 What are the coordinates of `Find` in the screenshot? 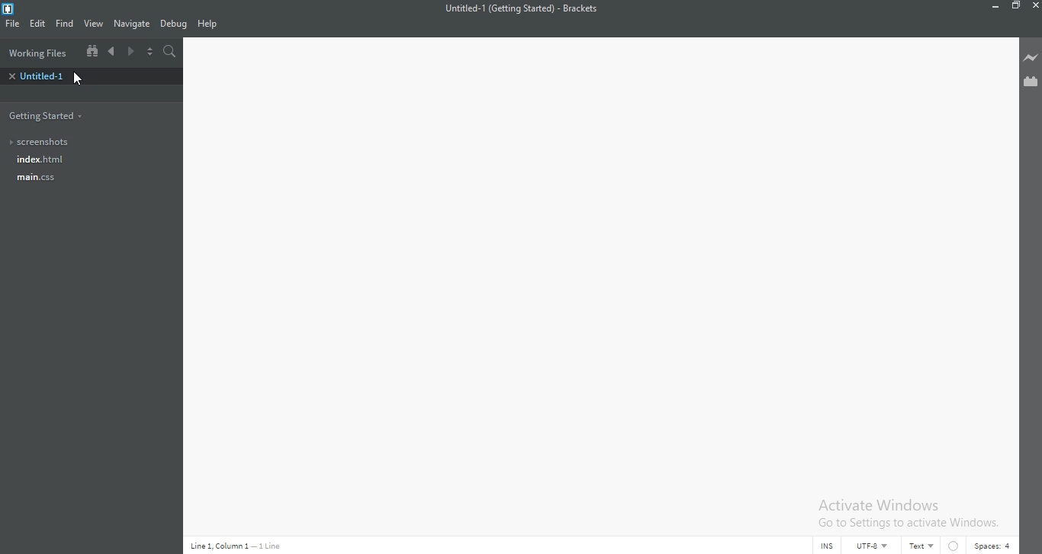 It's located at (65, 24).